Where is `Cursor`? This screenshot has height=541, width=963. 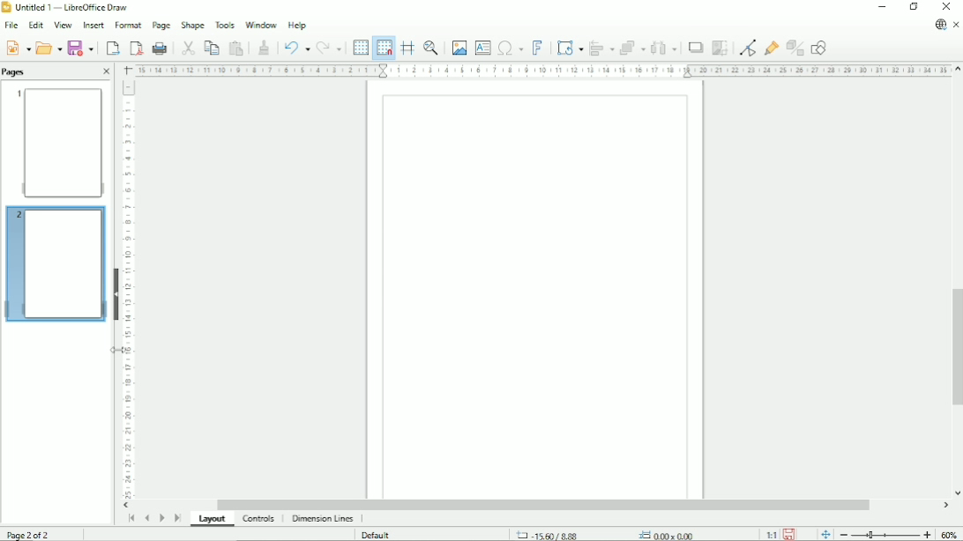 Cursor is located at coordinates (121, 350).